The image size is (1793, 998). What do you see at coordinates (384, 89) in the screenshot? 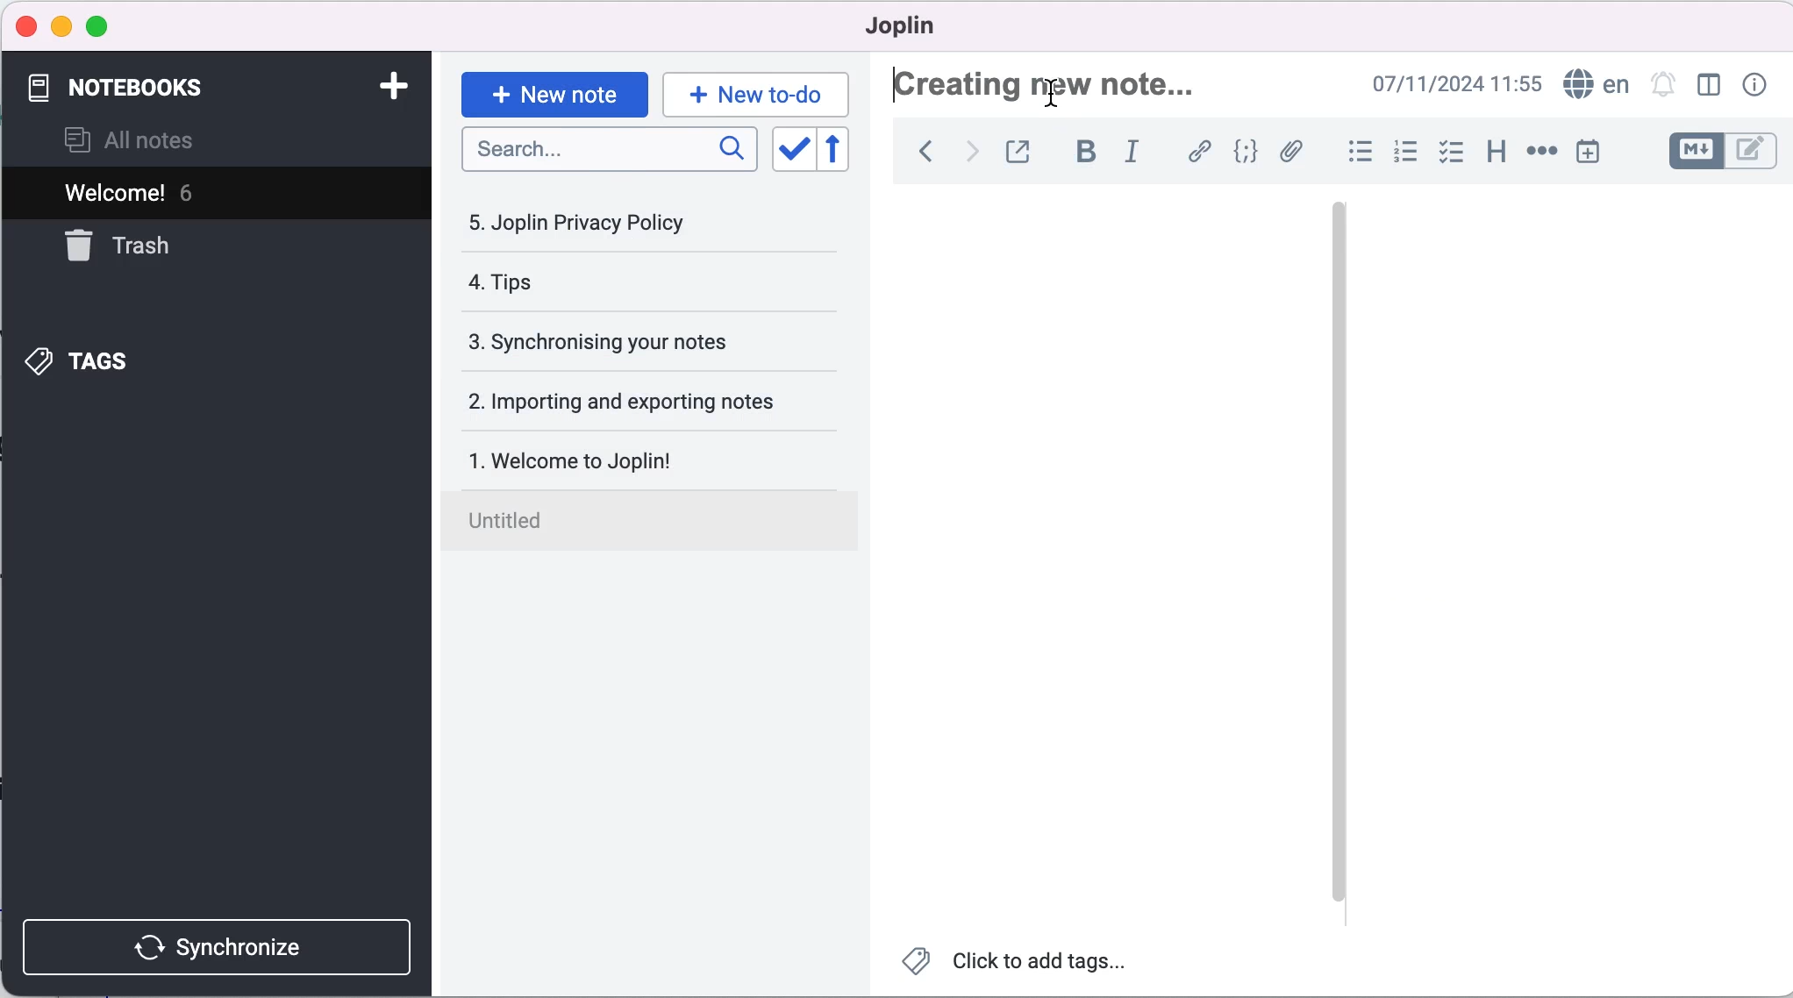
I see `add notebook` at bounding box center [384, 89].